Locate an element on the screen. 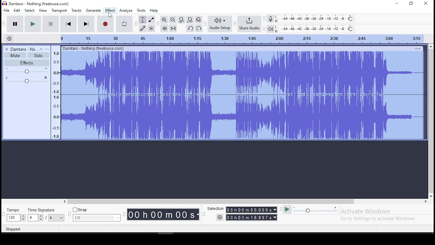  generate is located at coordinates (93, 10).